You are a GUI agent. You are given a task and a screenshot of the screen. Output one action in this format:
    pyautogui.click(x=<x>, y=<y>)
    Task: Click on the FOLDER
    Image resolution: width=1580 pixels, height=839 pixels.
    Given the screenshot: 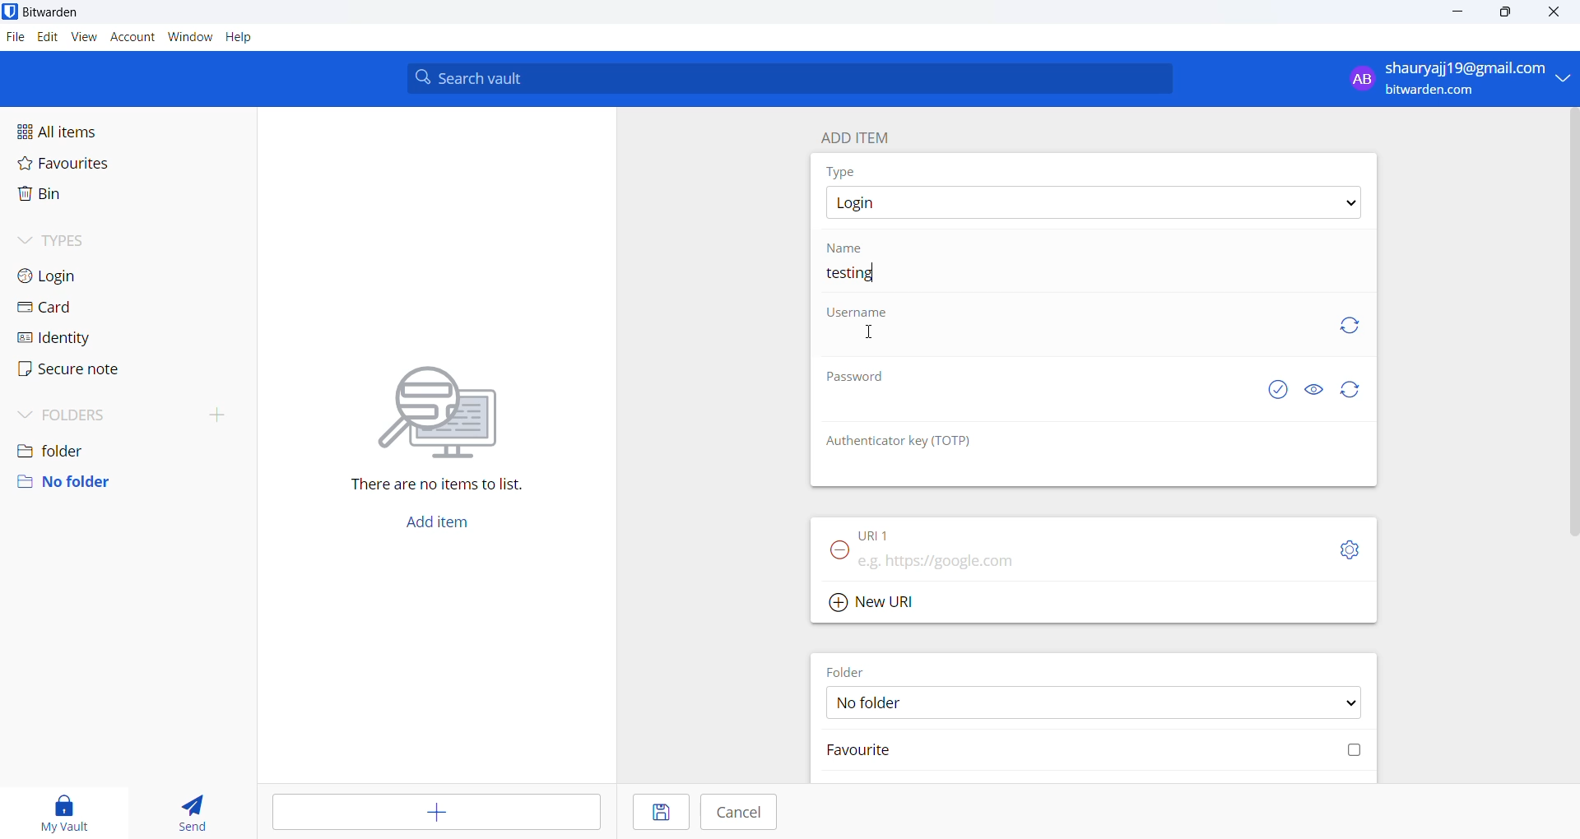 What is the action you would take?
    pyautogui.click(x=850, y=670)
    